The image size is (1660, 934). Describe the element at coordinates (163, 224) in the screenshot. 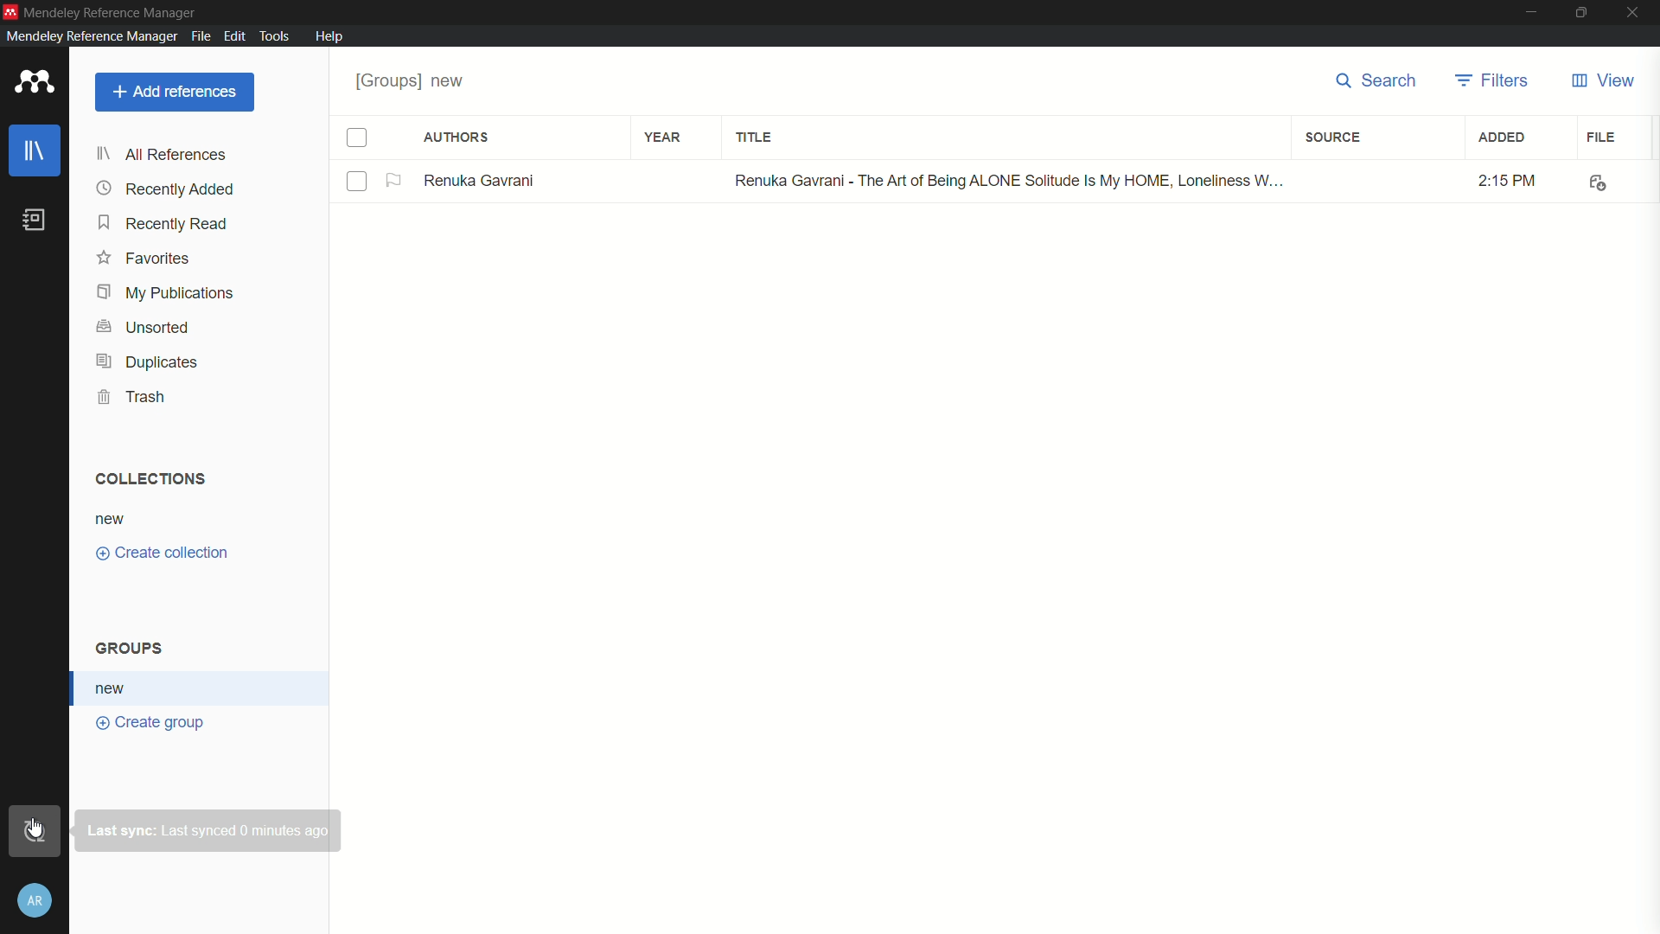

I see `recently read` at that location.